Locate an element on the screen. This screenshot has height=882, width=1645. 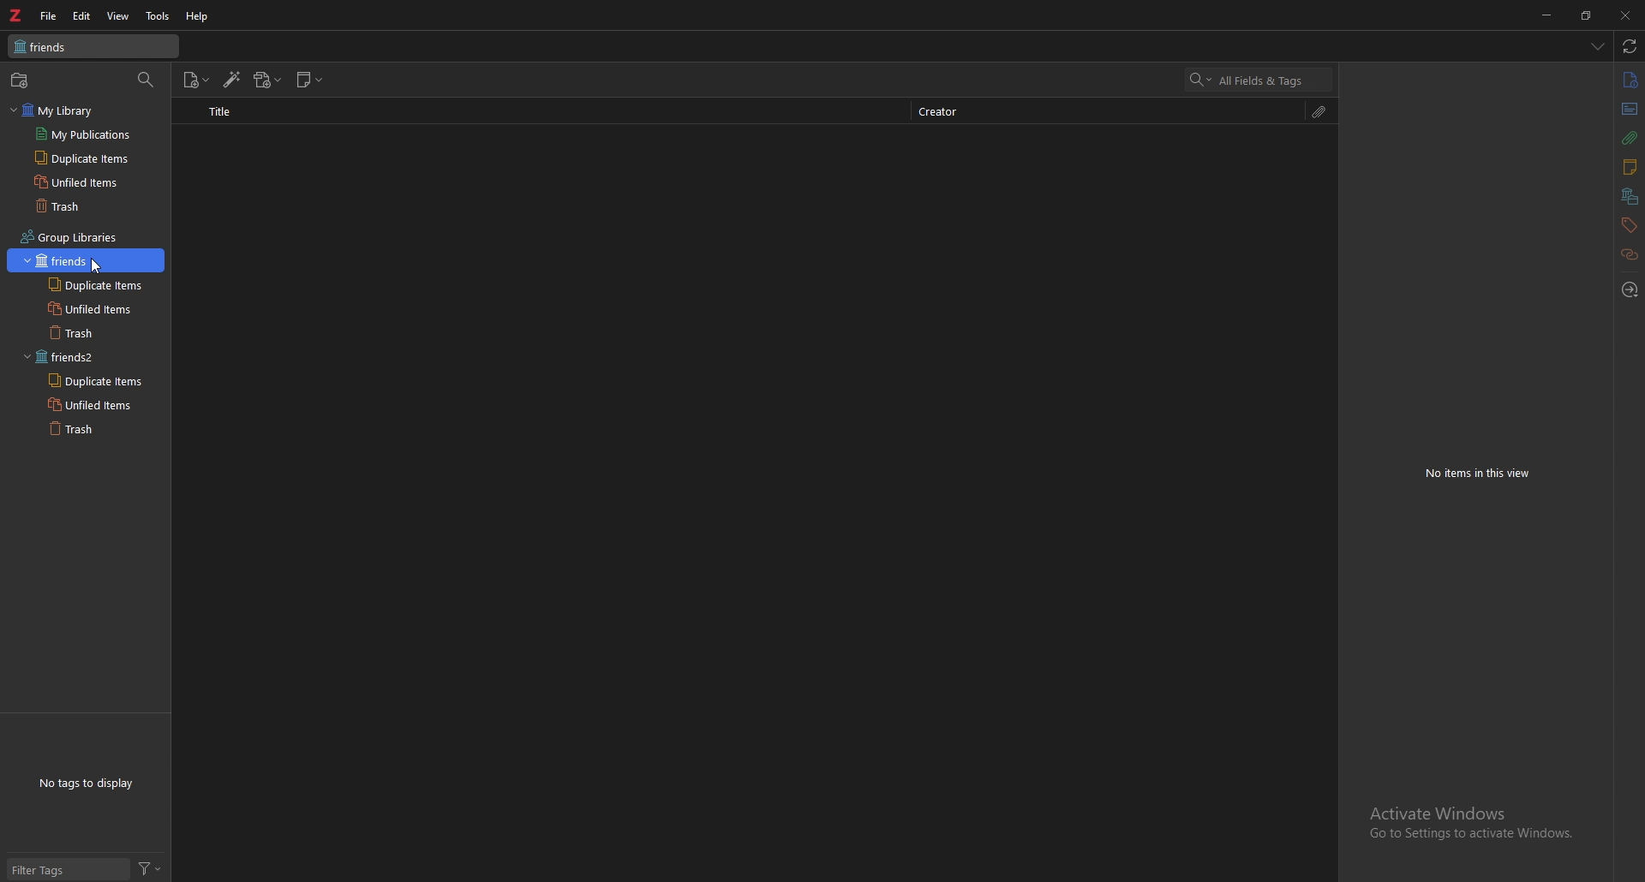
edit is located at coordinates (82, 15).